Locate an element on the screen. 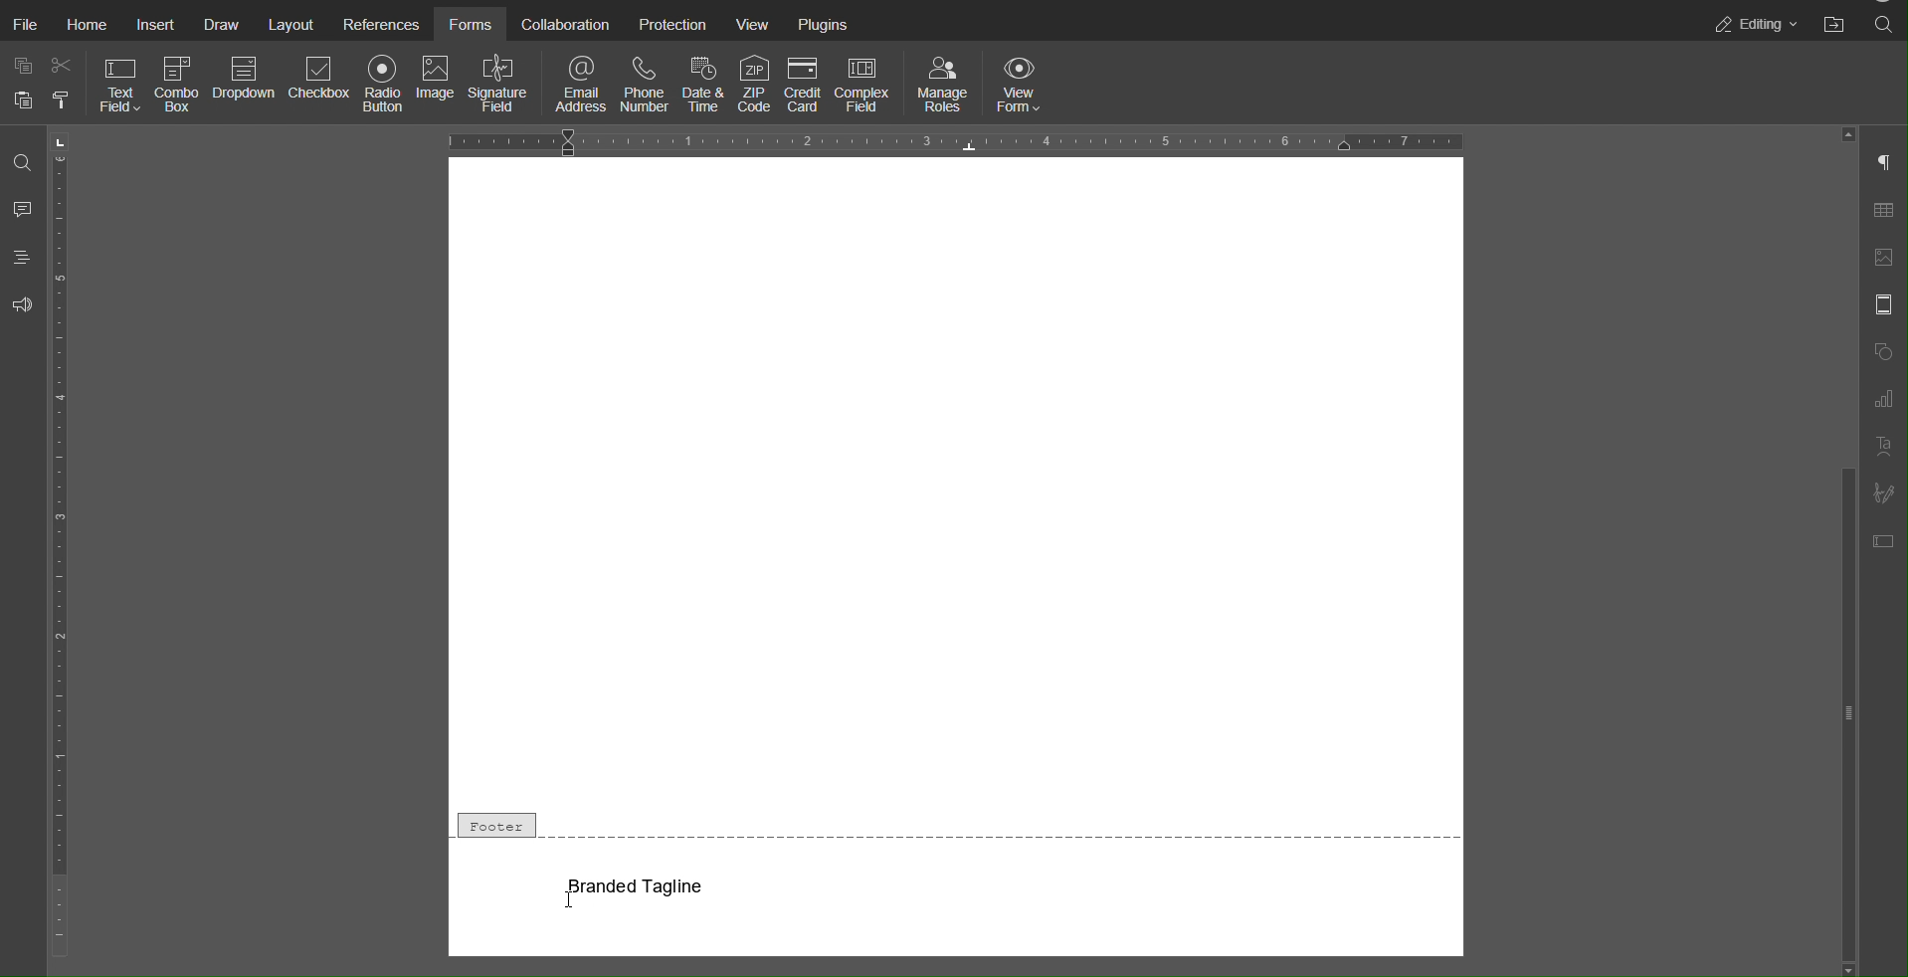 The image size is (1908, 977). ZIP Code is located at coordinates (754, 84).